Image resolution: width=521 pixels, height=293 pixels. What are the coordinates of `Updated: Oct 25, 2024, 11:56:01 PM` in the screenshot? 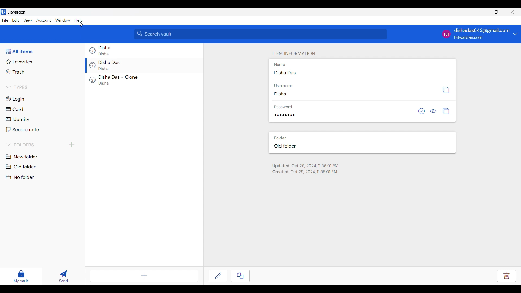 It's located at (305, 166).